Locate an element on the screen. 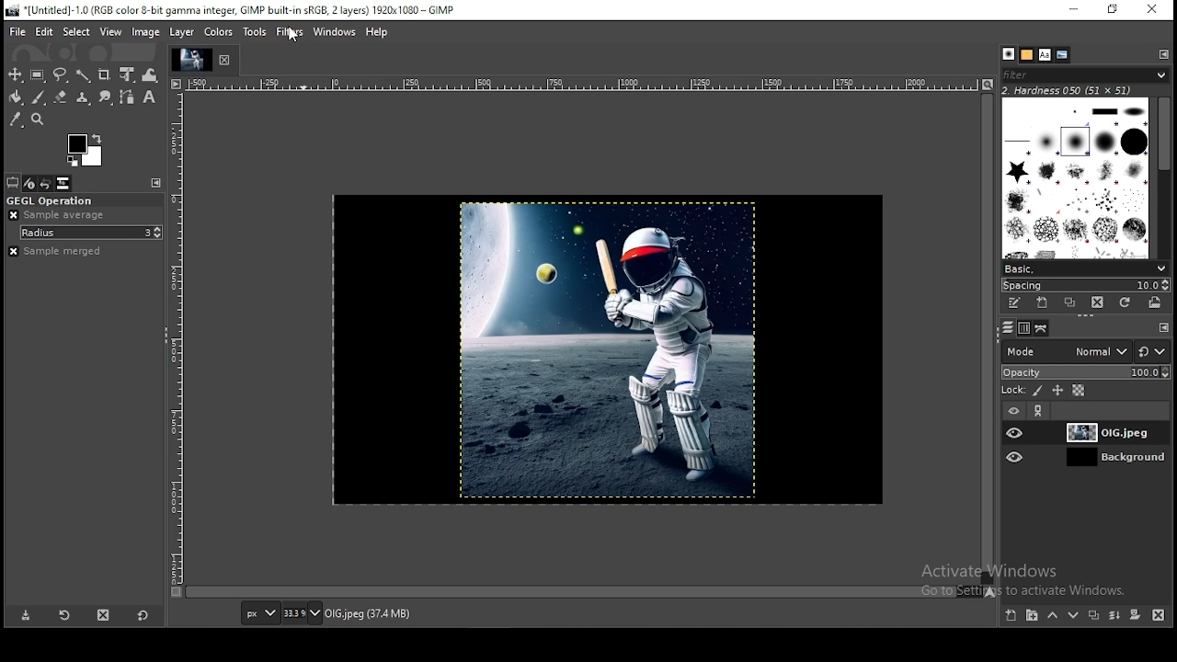 The height and width of the screenshot is (662, 1177). sample average is located at coordinates (59, 215).